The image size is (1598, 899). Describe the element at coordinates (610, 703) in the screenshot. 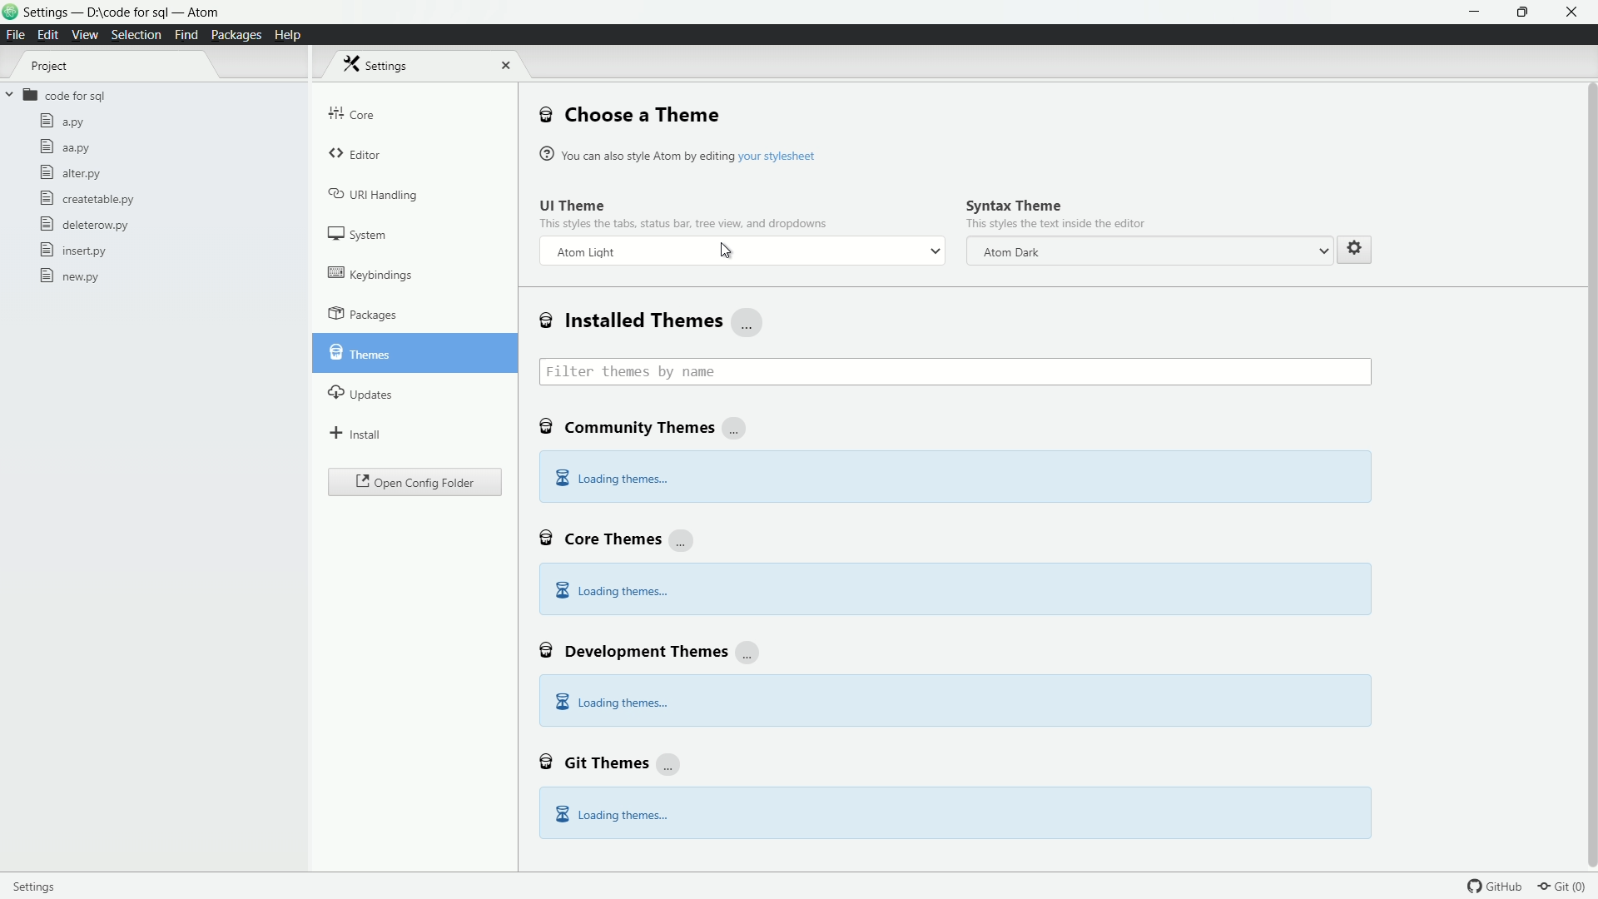

I see `loading themes` at that location.